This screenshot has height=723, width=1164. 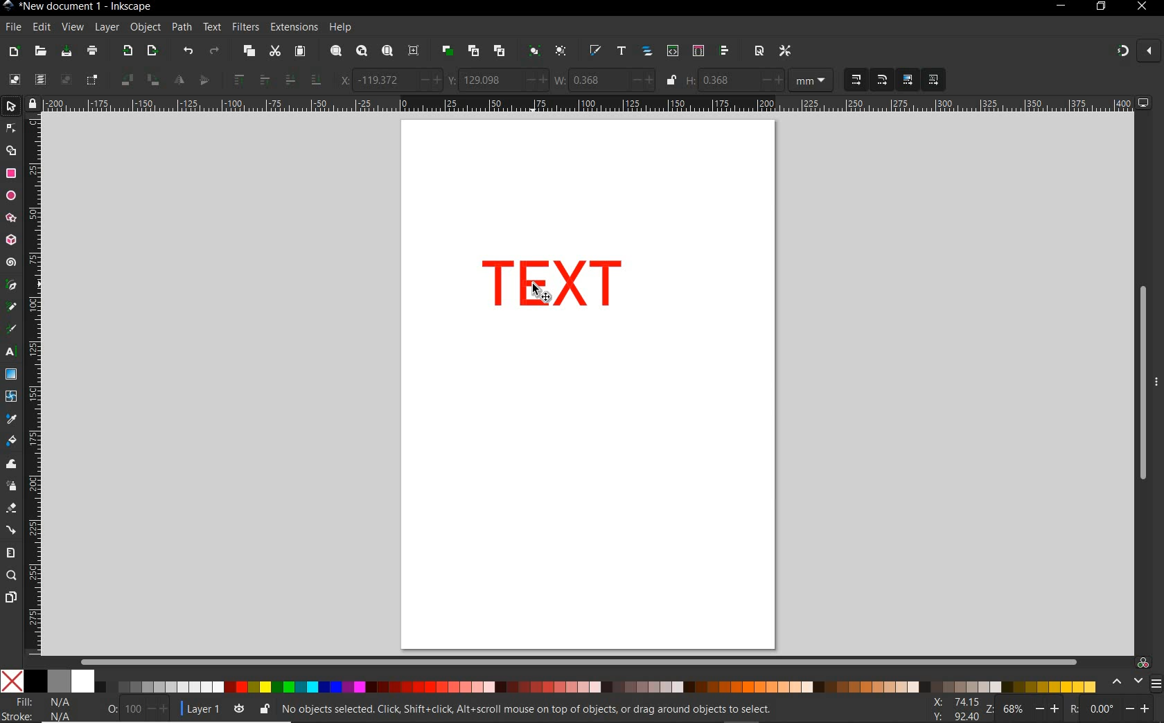 What do you see at coordinates (870, 80) in the screenshot?
I see `SCALING` at bounding box center [870, 80].